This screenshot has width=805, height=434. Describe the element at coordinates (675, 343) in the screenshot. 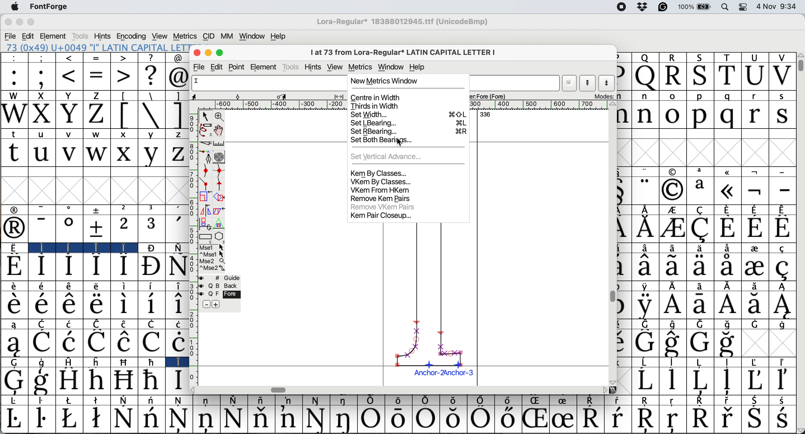

I see `Symbol` at that location.